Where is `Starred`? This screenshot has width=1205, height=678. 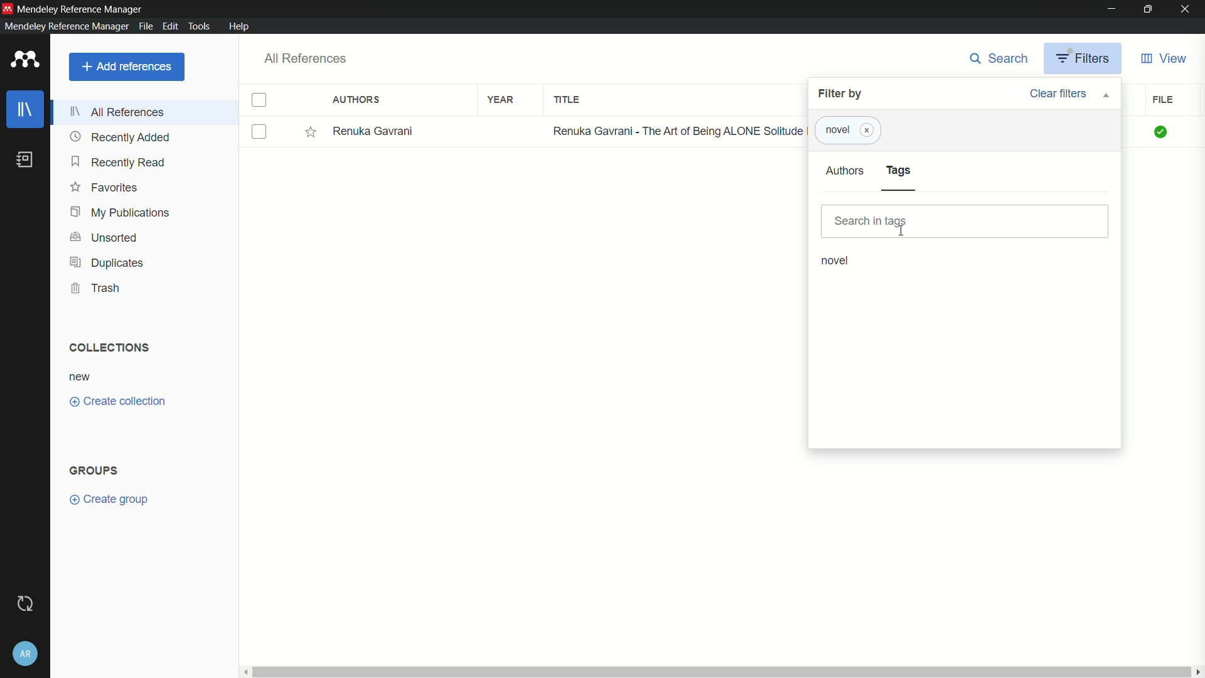
Starred is located at coordinates (311, 132).